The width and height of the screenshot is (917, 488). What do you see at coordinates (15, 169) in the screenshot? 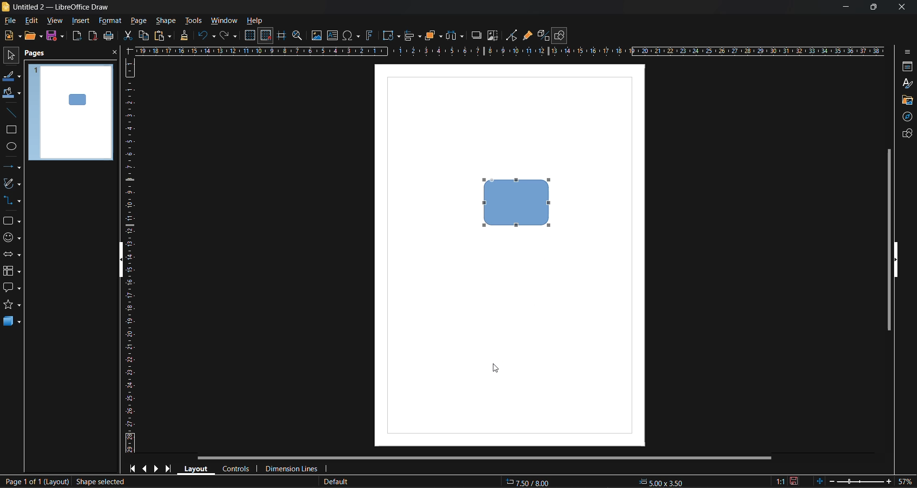
I see `lines and arrows` at bounding box center [15, 169].